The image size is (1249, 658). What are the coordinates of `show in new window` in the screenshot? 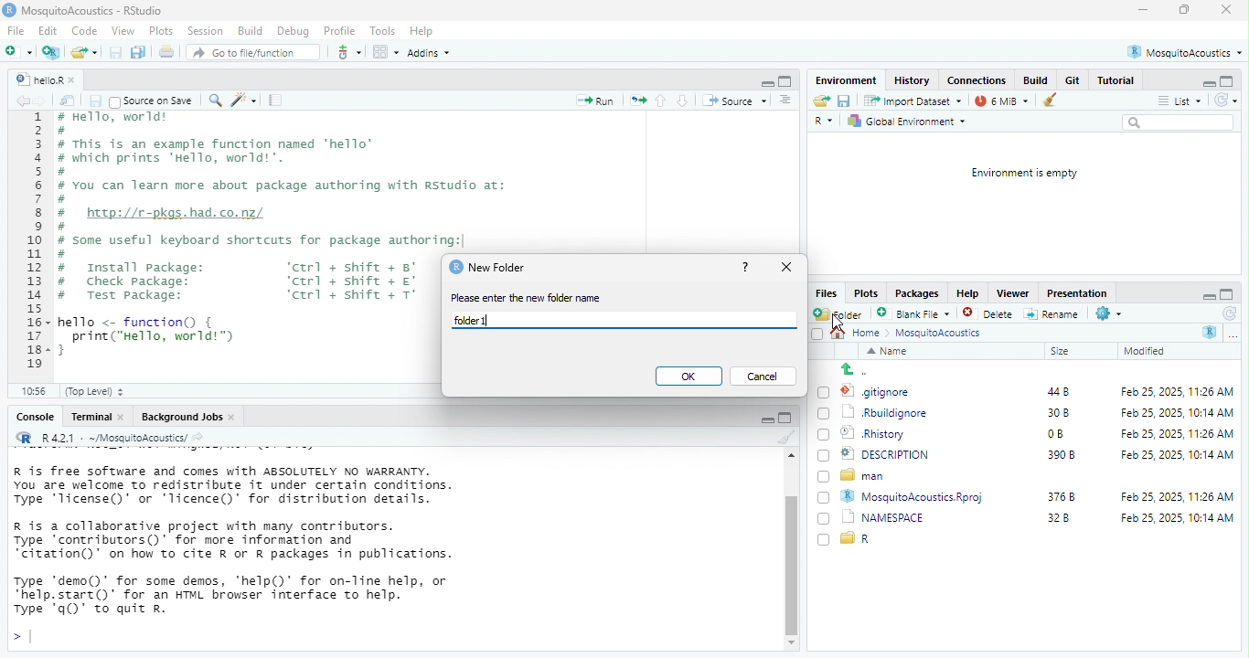 It's located at (70, 101).